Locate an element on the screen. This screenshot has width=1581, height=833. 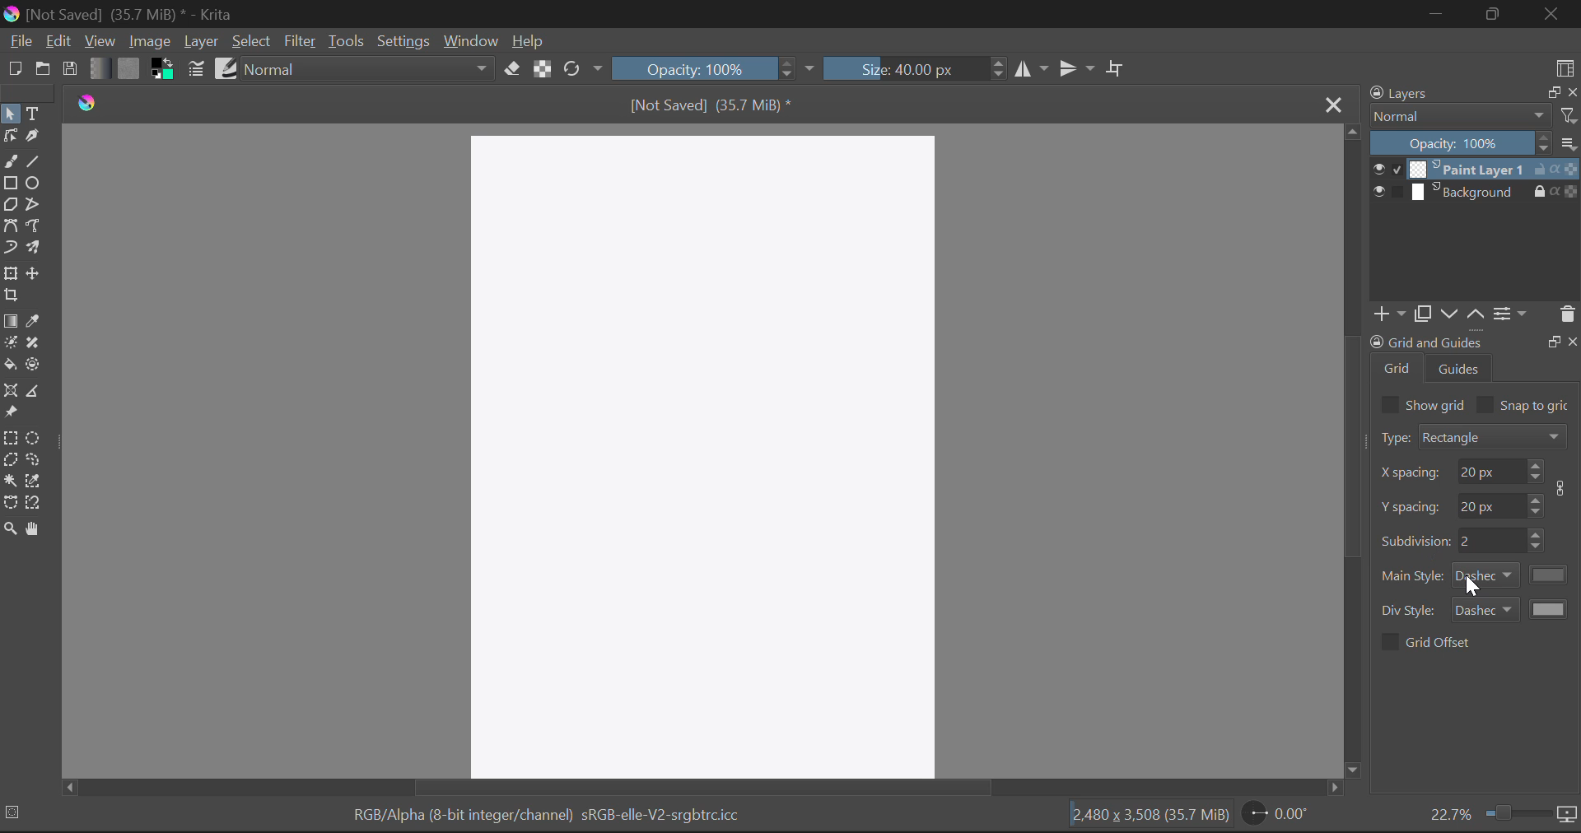
settings is located at coordinates (1510, 313).